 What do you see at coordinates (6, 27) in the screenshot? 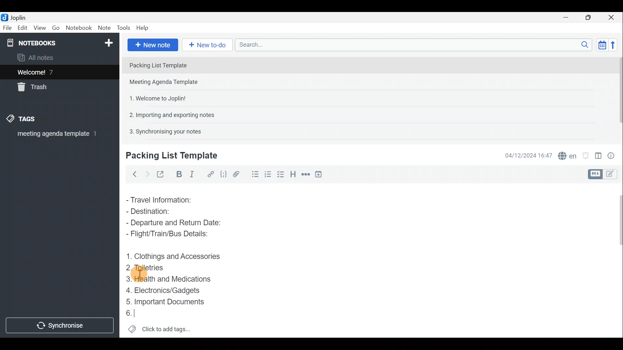
I see `File` at bounding box center [6, 27].